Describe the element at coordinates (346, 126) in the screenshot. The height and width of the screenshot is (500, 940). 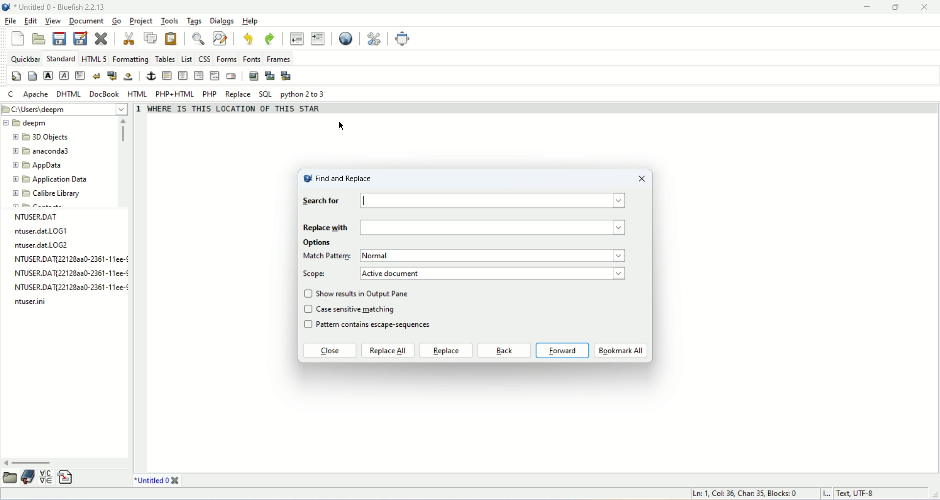
I see `cursor` at that location.